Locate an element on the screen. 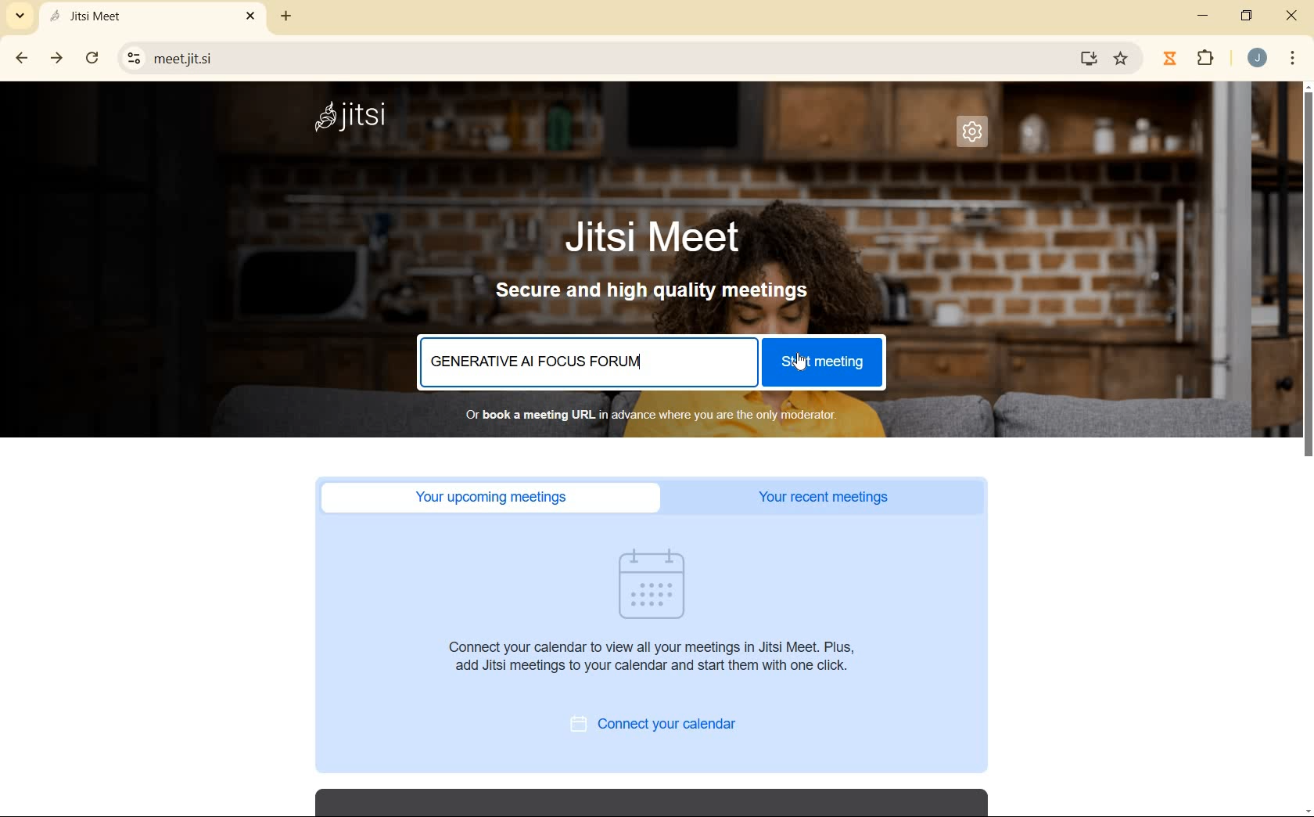 This screenshot has height=817, width=1314. CLOSE is located at coordinates (1291, 17).